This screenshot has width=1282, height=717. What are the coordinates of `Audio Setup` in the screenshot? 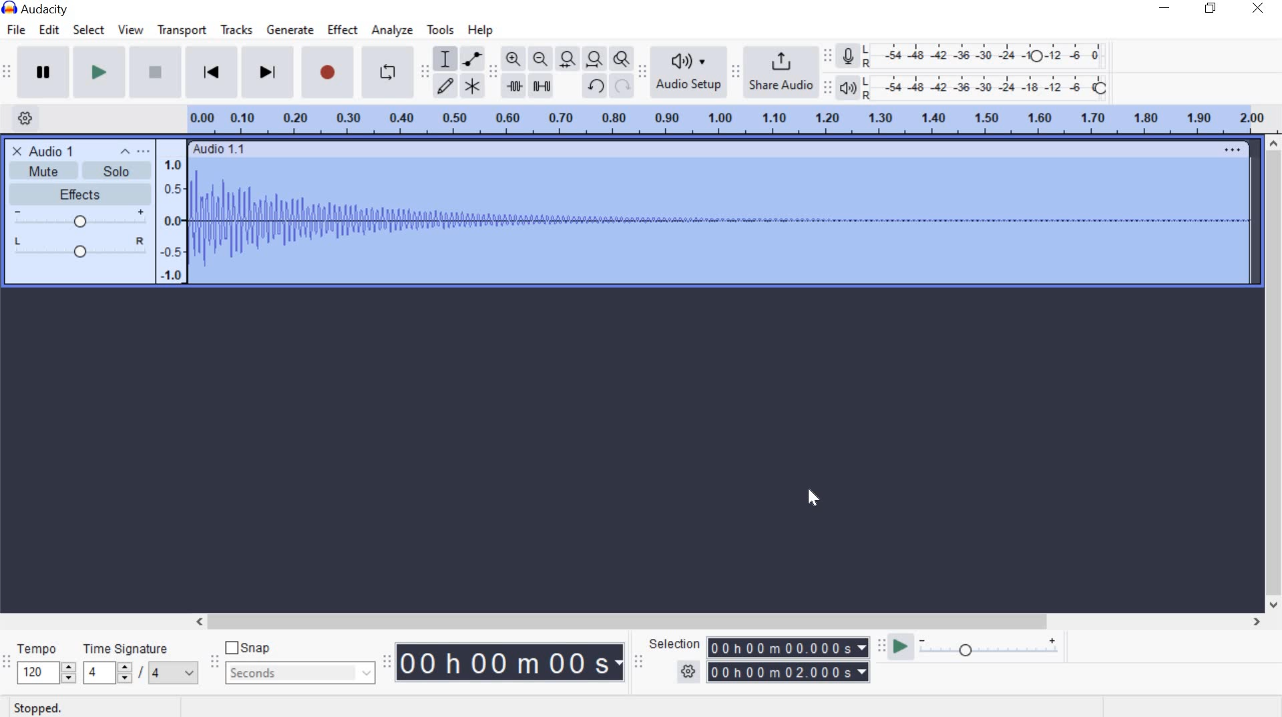 It's located at (686, 71).